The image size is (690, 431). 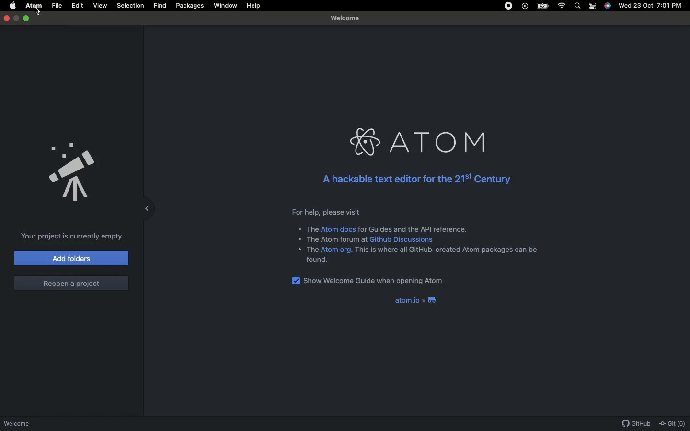 I want to click on Close, so click(x=7, y=18).